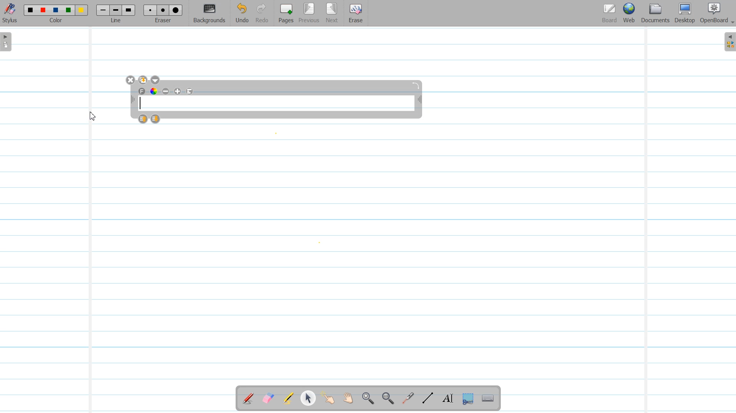  What do you see at coordinates (406, 399) in the screenshot?
I see `Virtual Laser Pointer` at bounding box center [406, 399].